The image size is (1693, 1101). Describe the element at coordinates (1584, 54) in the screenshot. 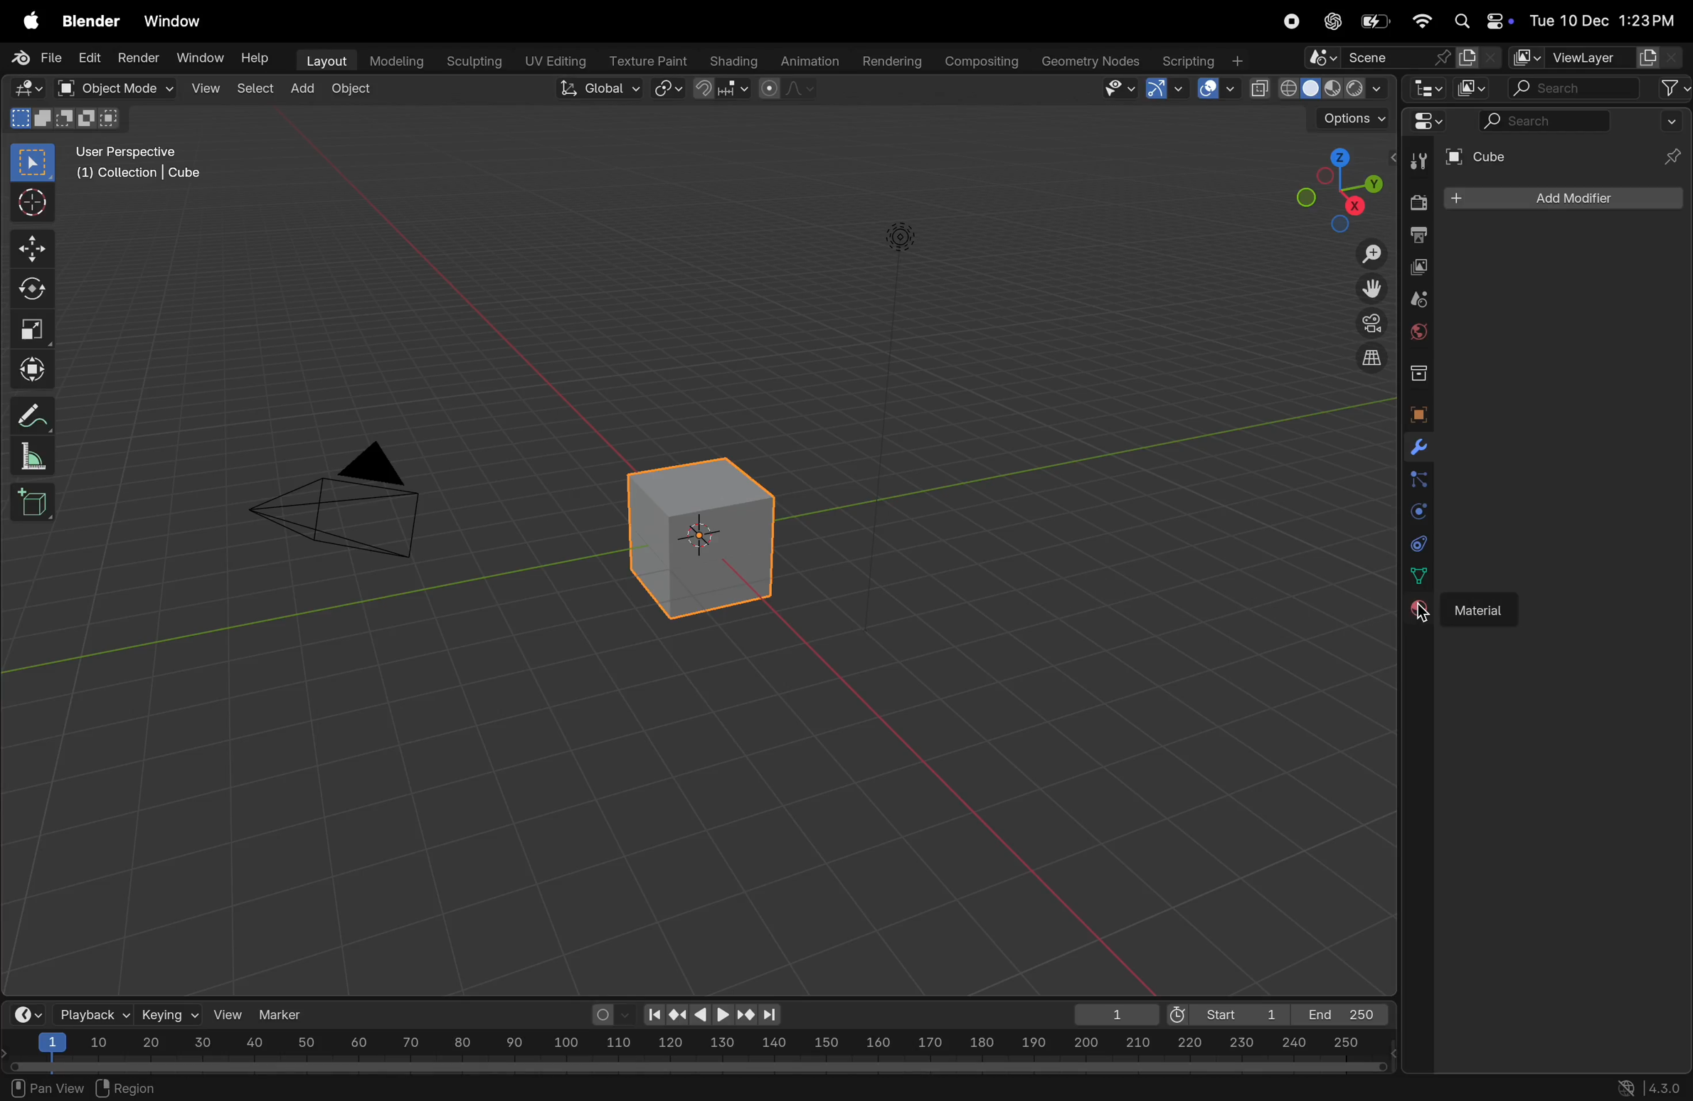

I see `view layer` at that location.